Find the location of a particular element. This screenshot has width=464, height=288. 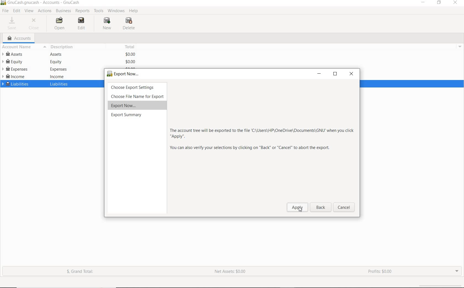

ACCOUNT NAME is located at coordinates (16, 47).